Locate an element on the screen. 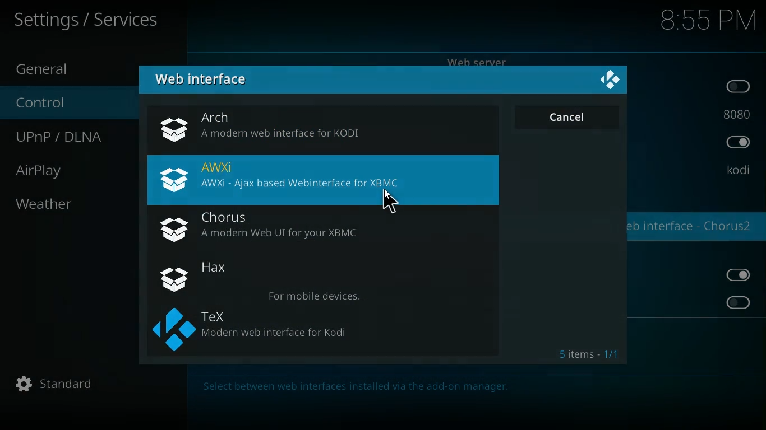 This screenshot has height=430, width=766. arch is located at coordinates (325, 129).